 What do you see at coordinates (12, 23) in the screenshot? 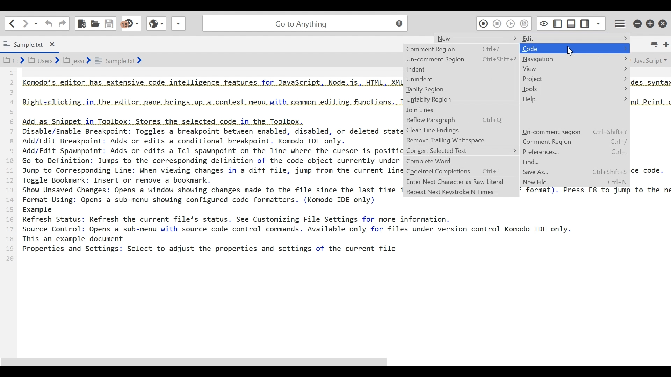
I see `Go back one location` at bounding box center [12, 23].